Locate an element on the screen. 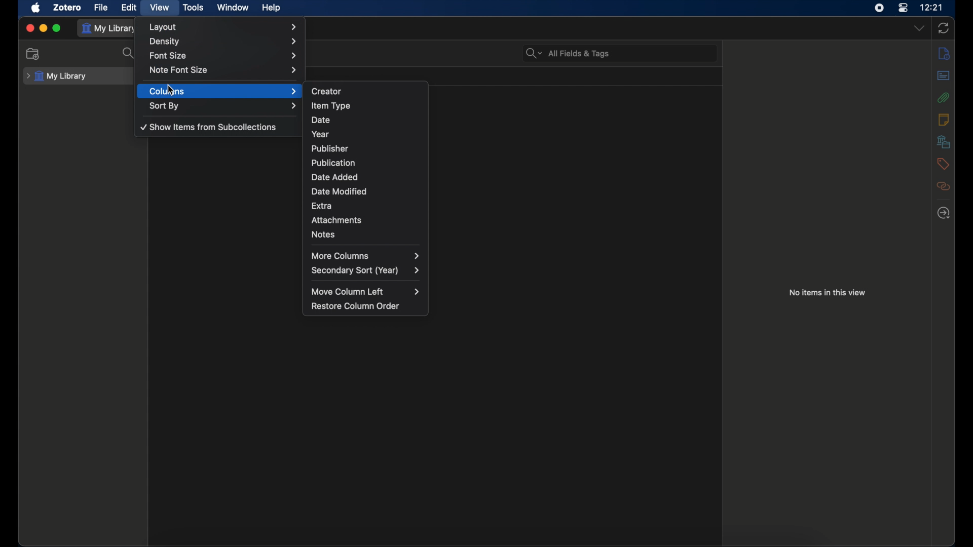 The height and width of the screenshot is (547, 973). new collections is located at coordinates (33, 54).